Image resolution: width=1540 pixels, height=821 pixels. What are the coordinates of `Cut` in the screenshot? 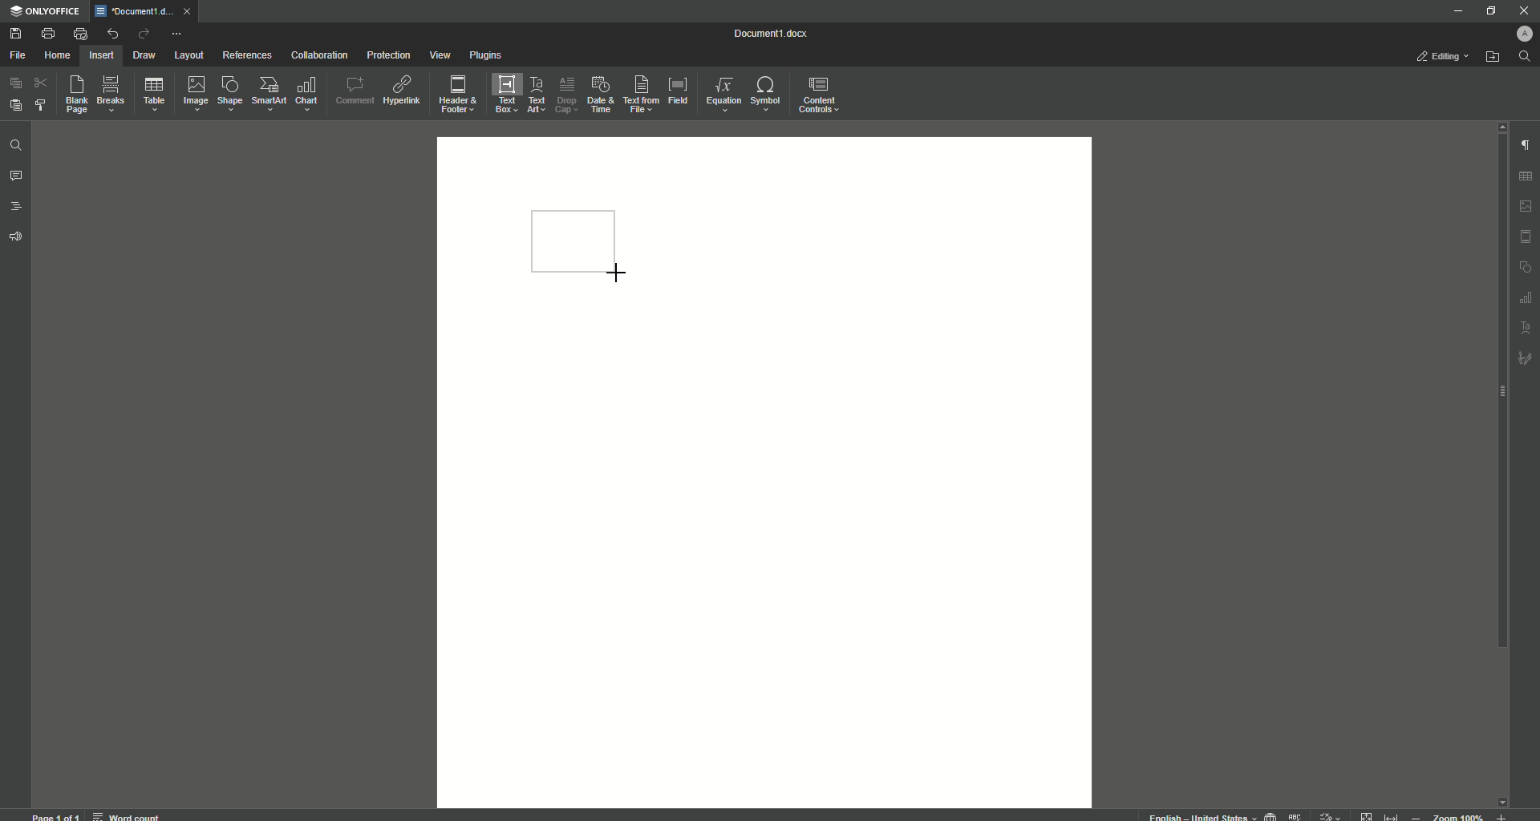 It's located at (43, 82).